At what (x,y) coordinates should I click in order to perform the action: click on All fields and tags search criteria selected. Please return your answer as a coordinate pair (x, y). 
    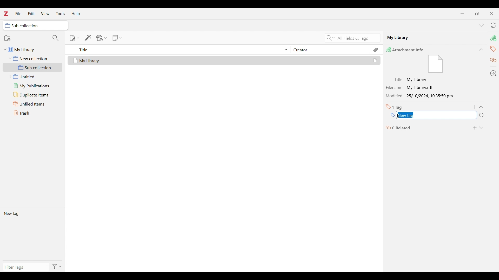
    Looking at the image, I should click on (357, 38).